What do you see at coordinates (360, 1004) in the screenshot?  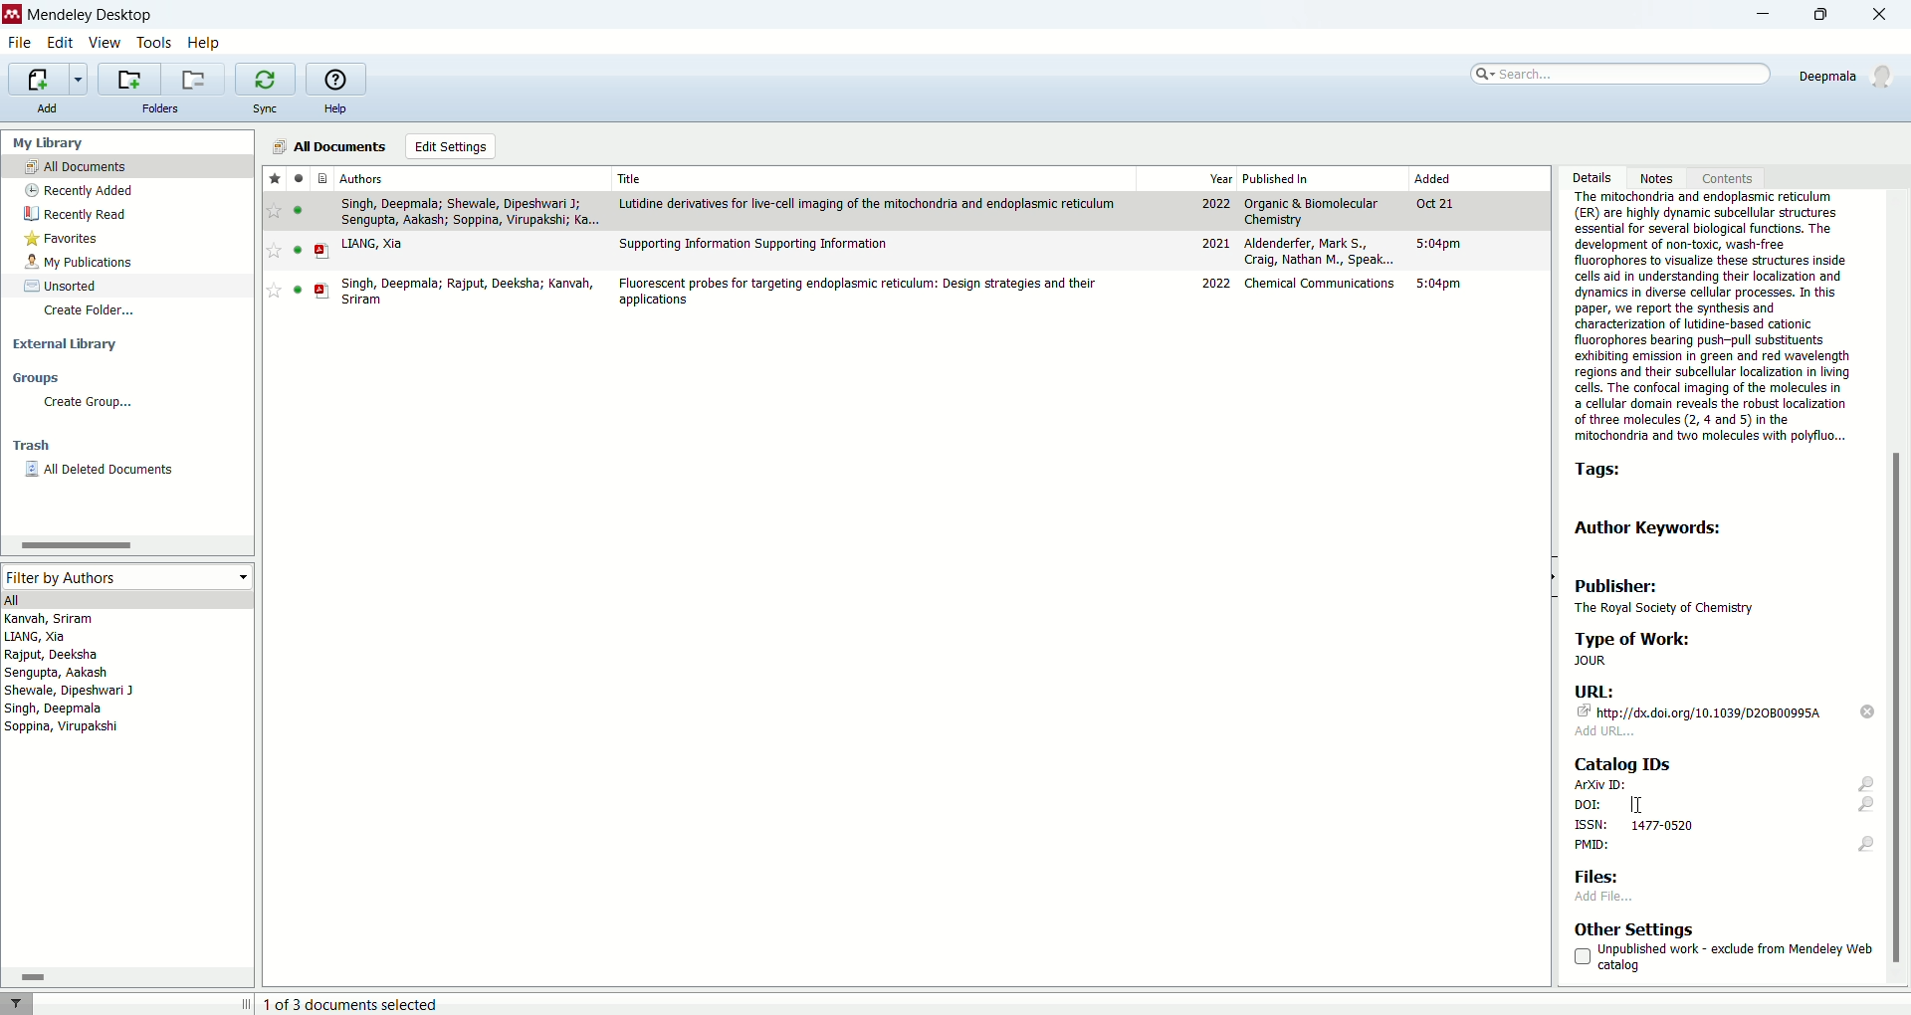 I see `1 of 3 document selected` at bounding box center [360, 1004].